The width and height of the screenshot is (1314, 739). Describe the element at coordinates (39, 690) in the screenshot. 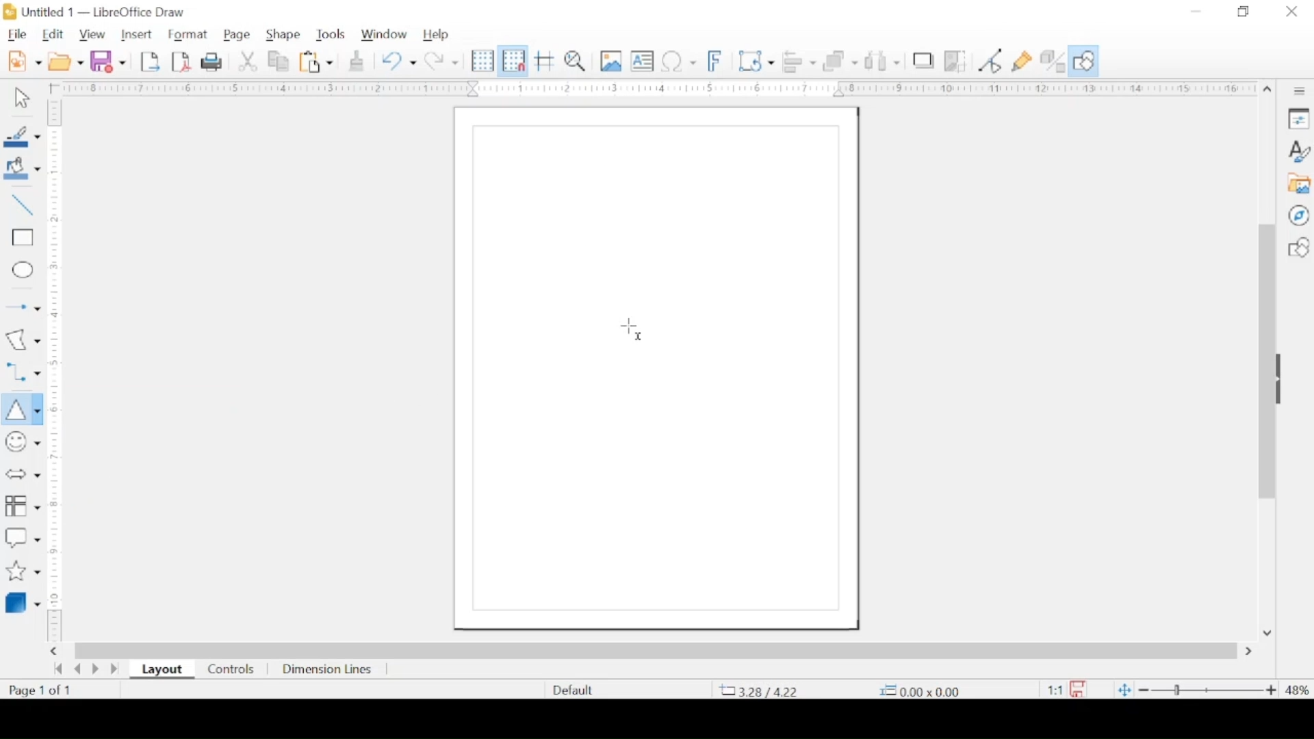

I see `page count` at that location.